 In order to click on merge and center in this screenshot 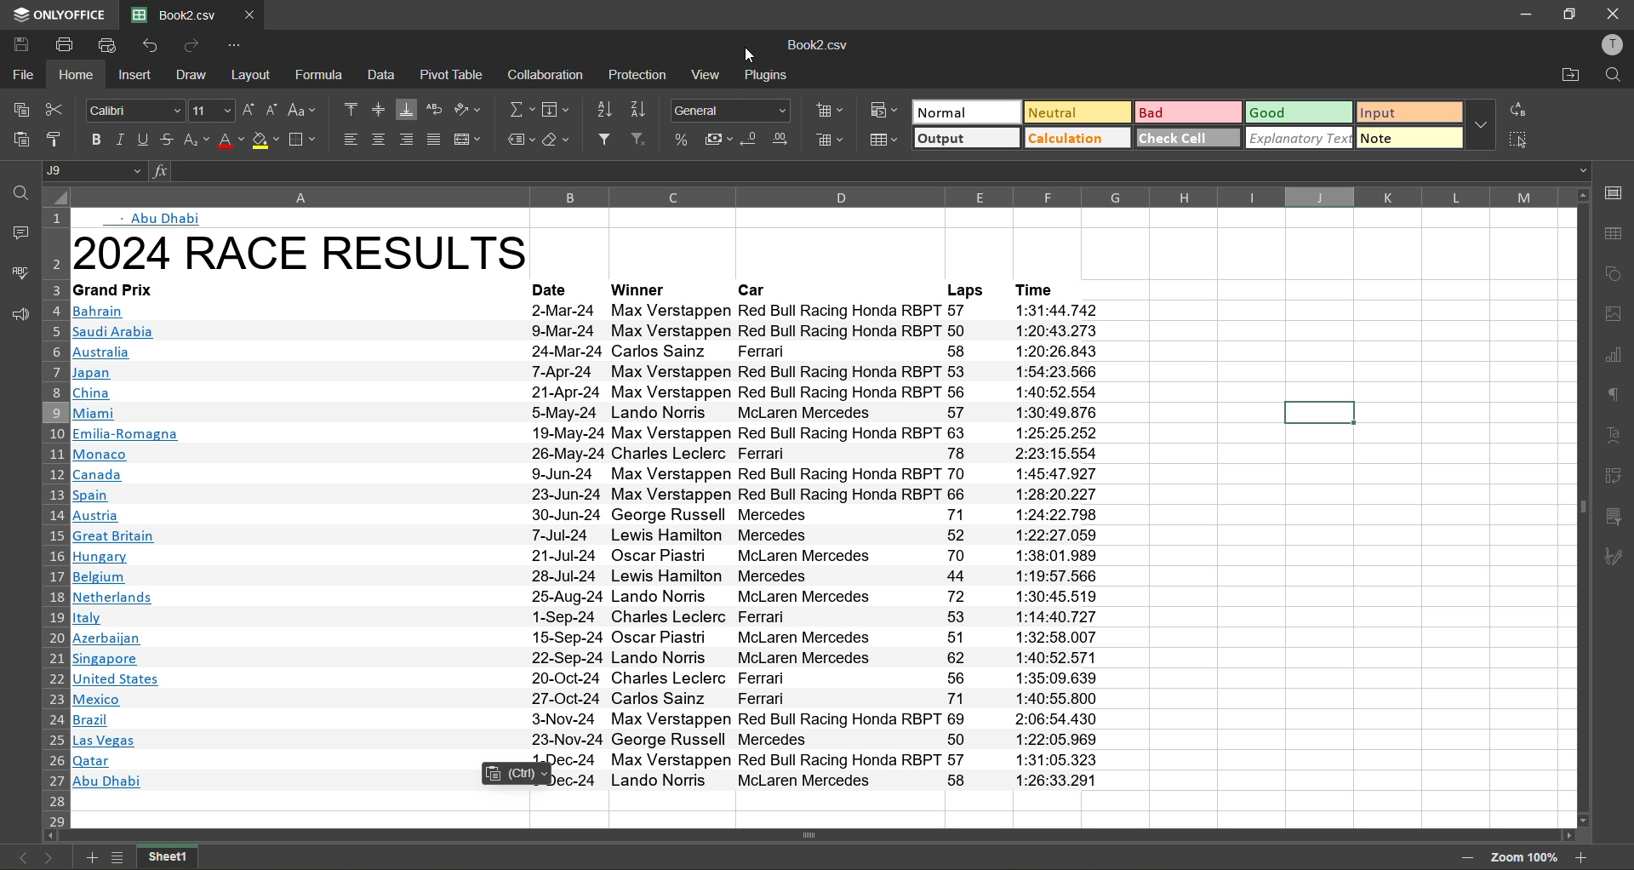, I will do `click(468, 140)`.